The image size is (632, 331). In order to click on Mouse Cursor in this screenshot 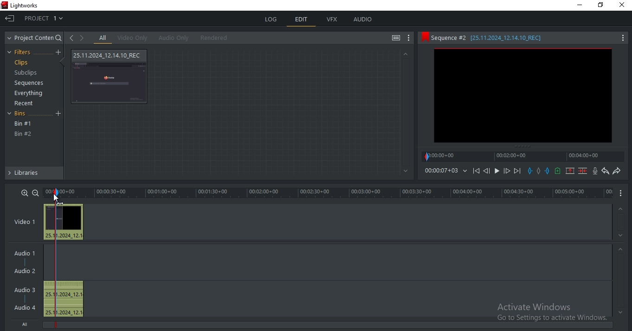, I will do `click(56, 199)`.